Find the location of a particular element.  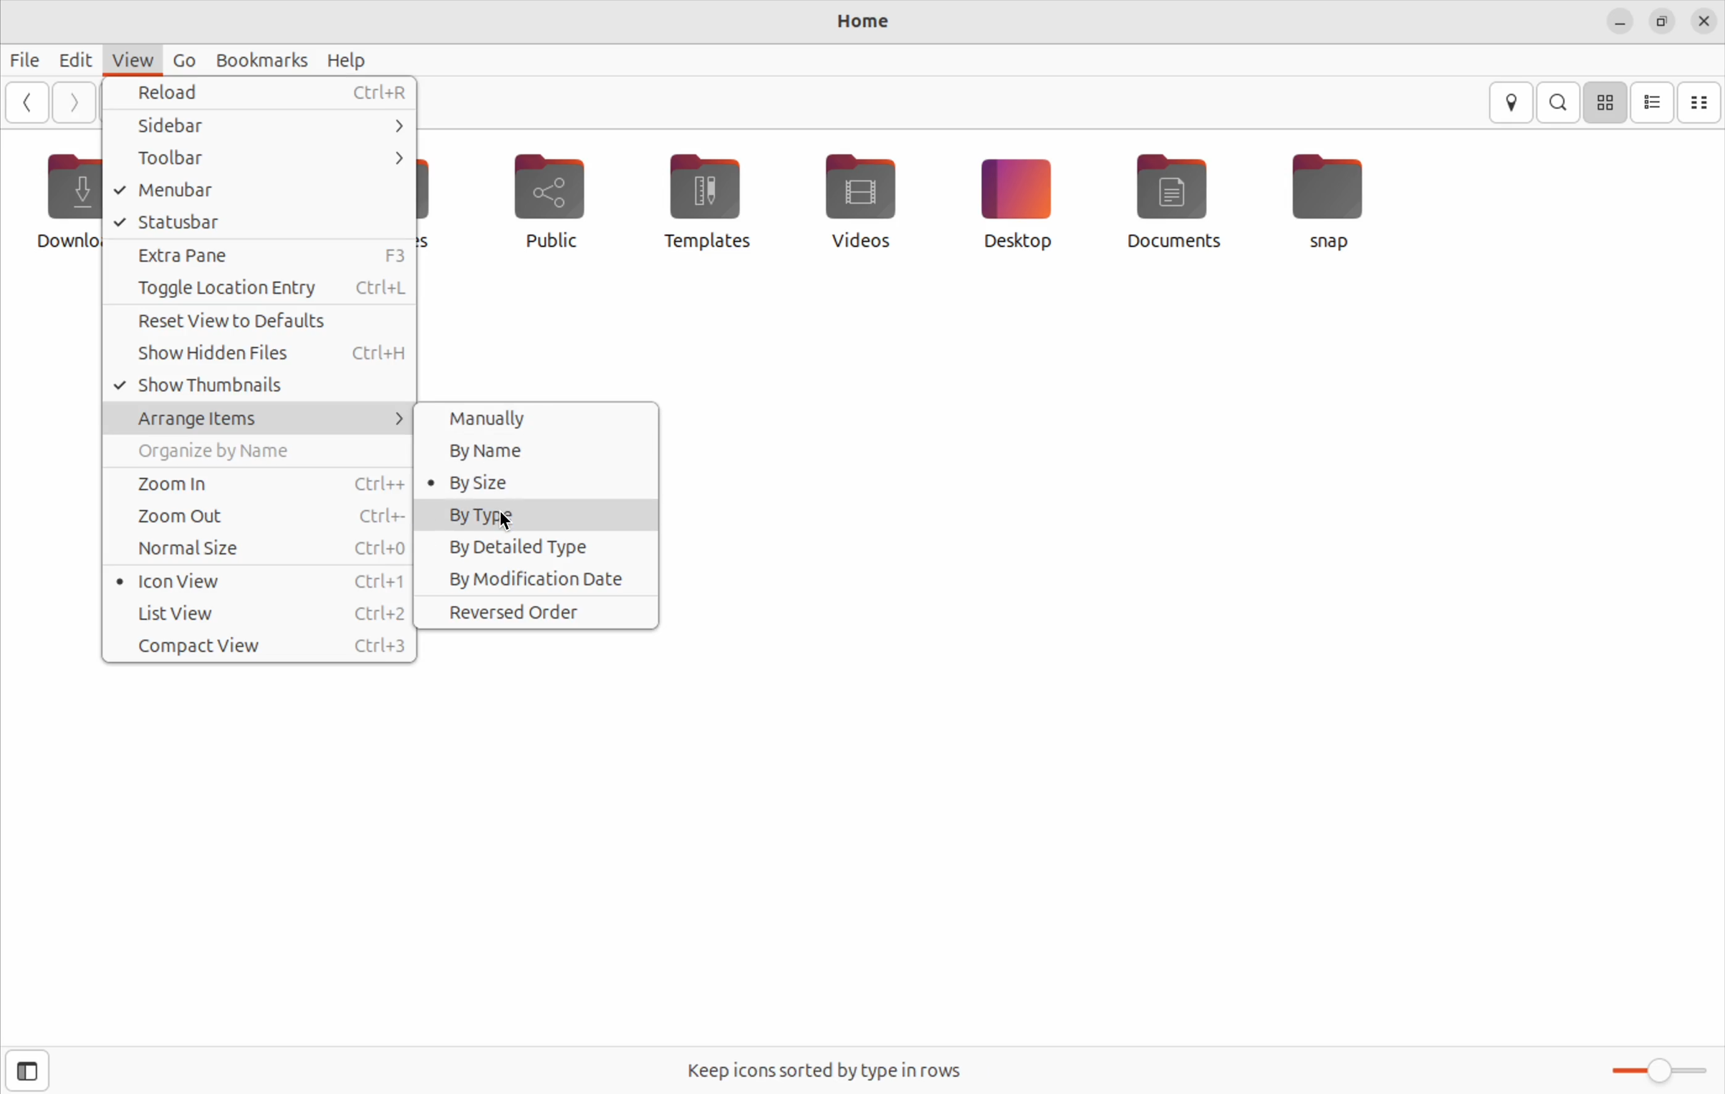

location is located at coordinates (1514, 103).